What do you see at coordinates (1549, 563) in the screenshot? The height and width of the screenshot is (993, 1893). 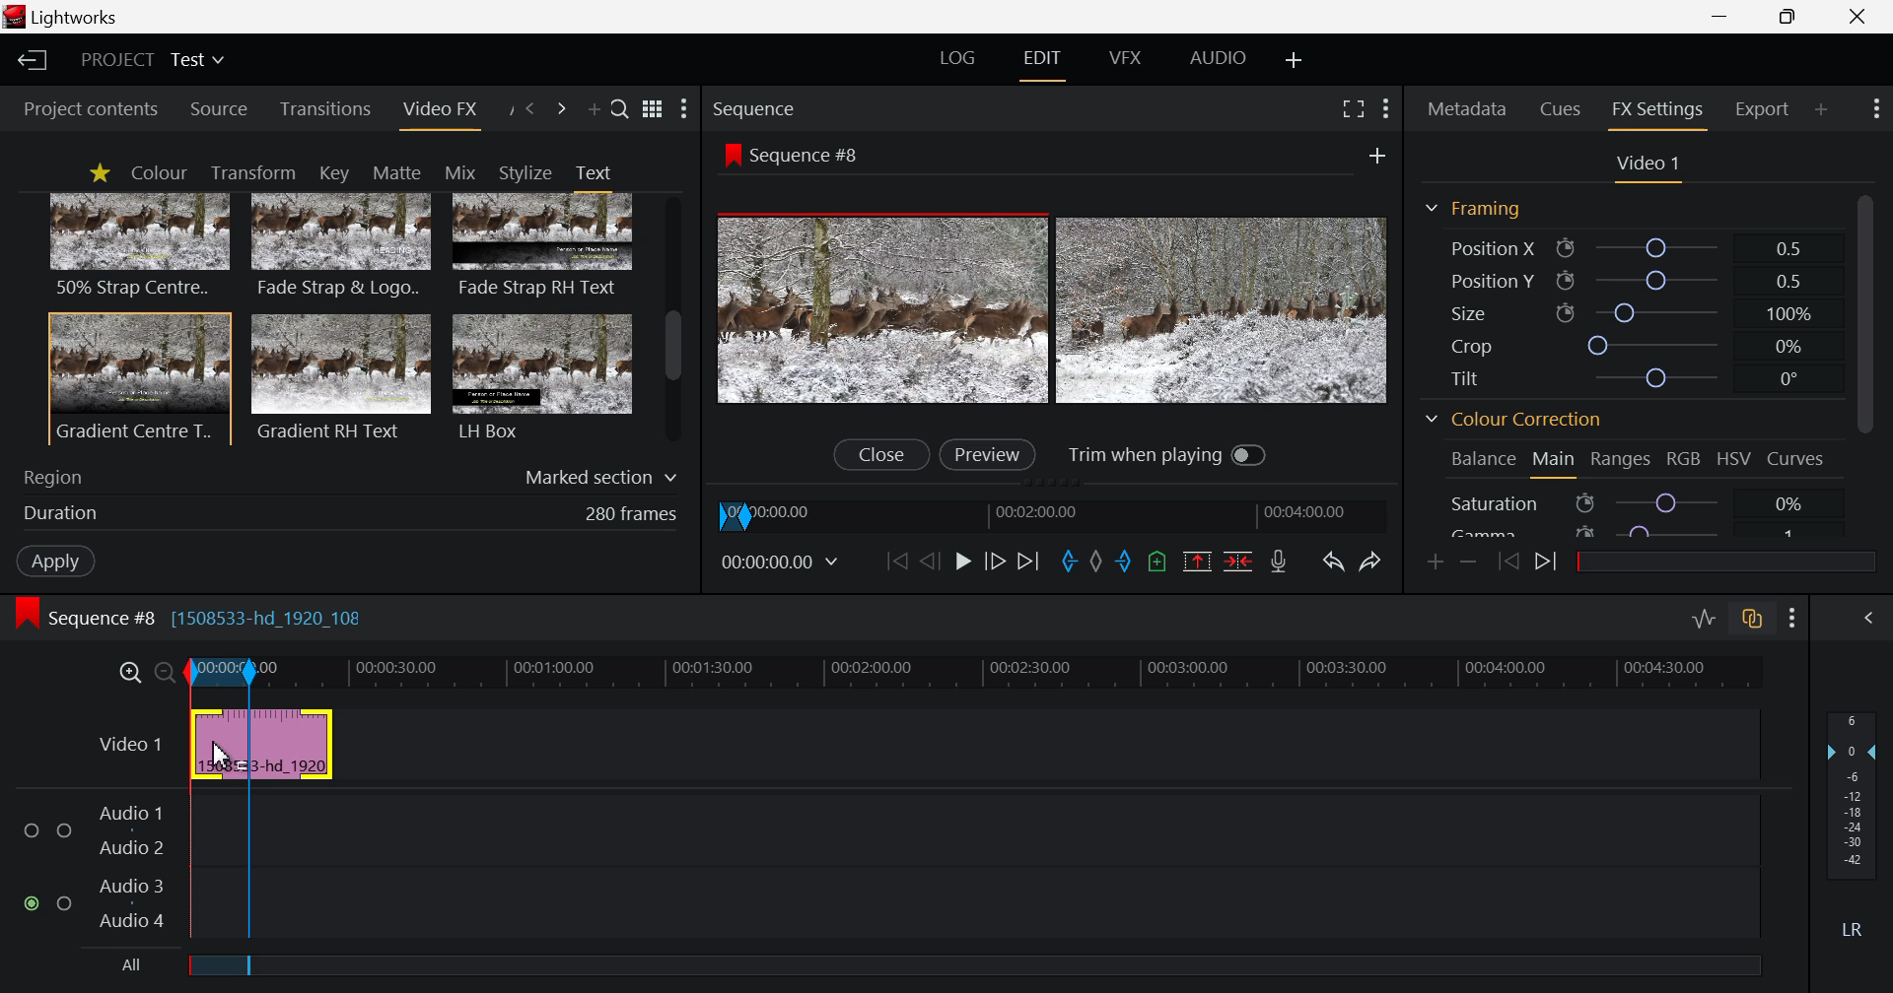 I see `Next keyframe` at bounding box center [1549, 563].